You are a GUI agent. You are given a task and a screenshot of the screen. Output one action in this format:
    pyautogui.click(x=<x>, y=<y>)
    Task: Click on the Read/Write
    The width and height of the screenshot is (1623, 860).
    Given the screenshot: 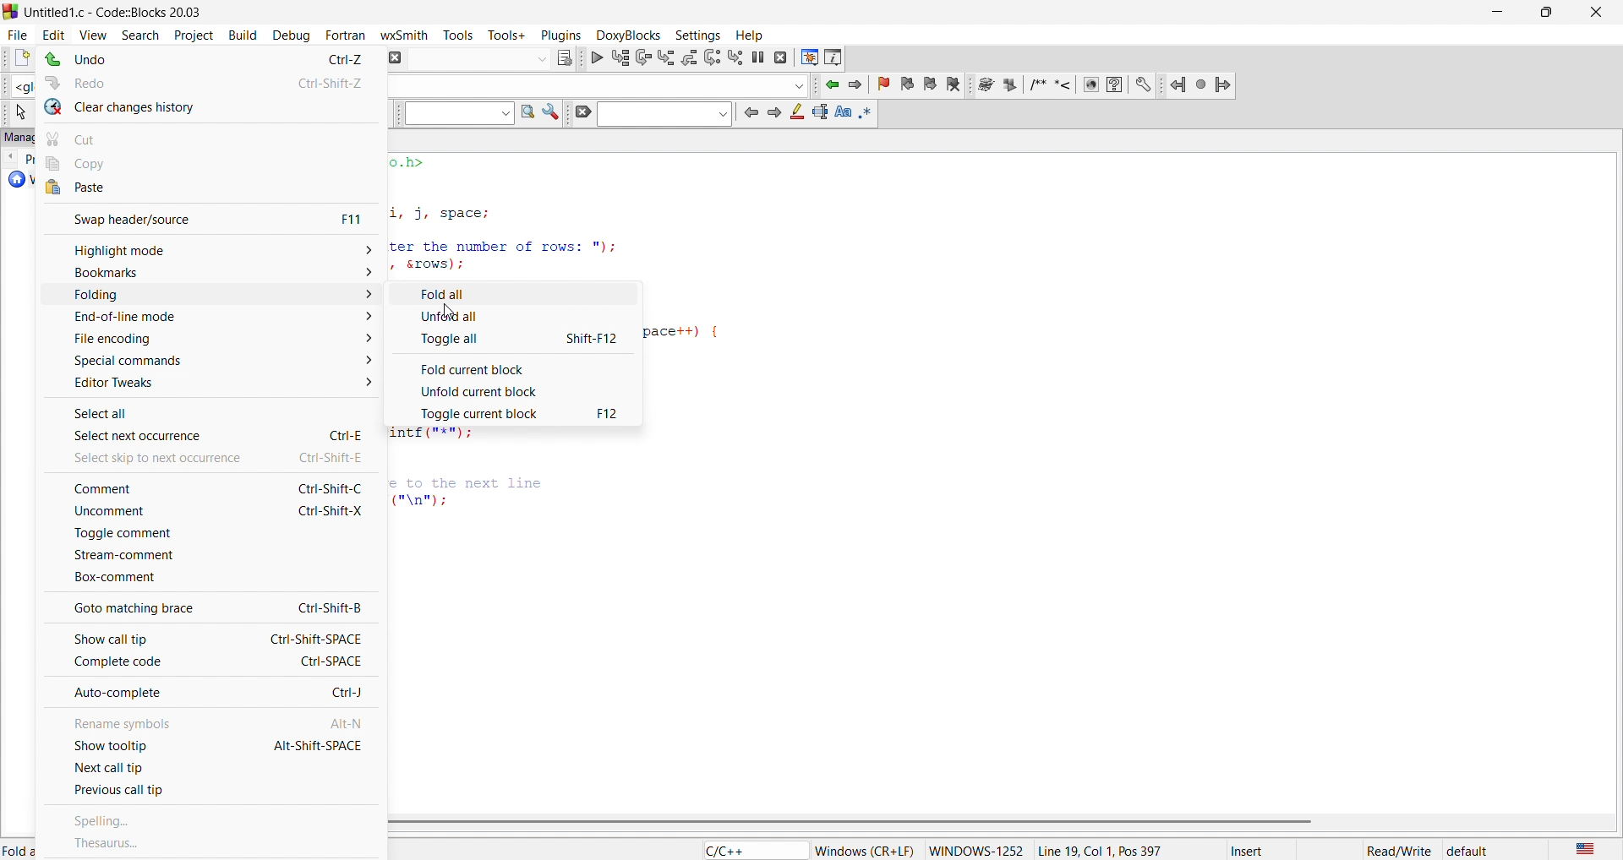 What is the action you would take?
    pyautogui.click(x=1399, y=849)
    